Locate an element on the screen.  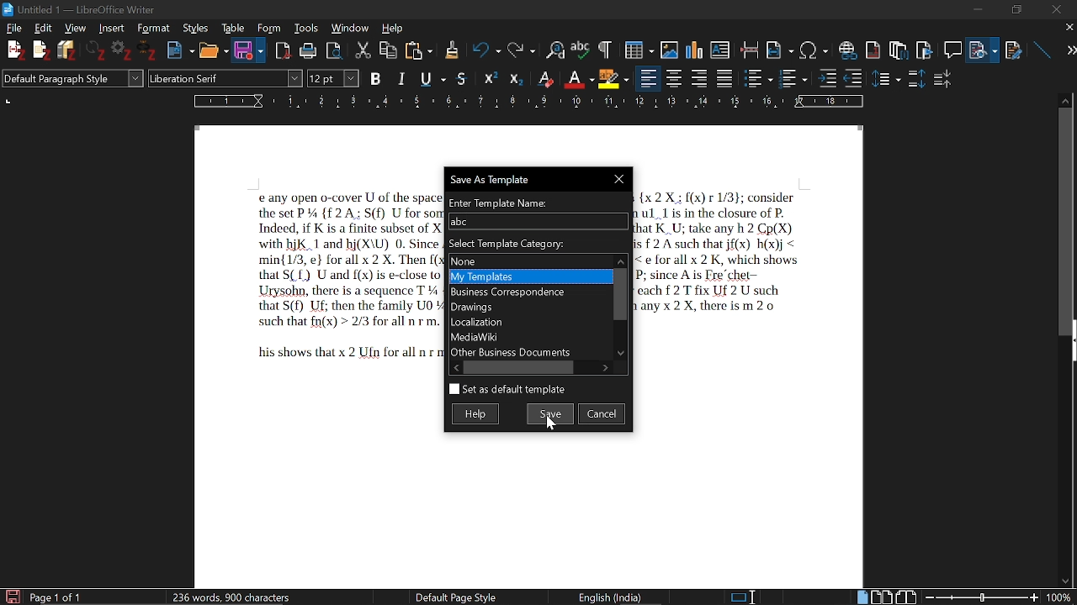
Select Template category is located at coordinates (536, 241).